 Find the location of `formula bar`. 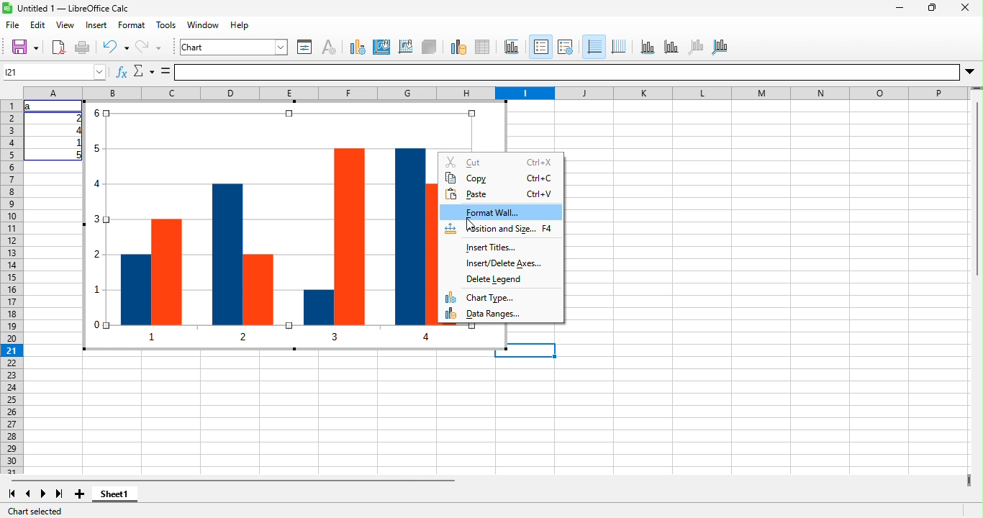

formula bar is located at coordinates (567, 73).